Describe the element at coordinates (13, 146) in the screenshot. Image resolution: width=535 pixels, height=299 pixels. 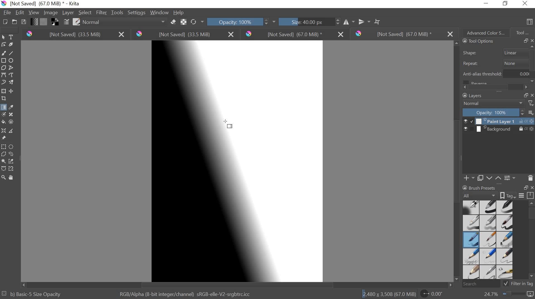
I see `circular selection` at that location.